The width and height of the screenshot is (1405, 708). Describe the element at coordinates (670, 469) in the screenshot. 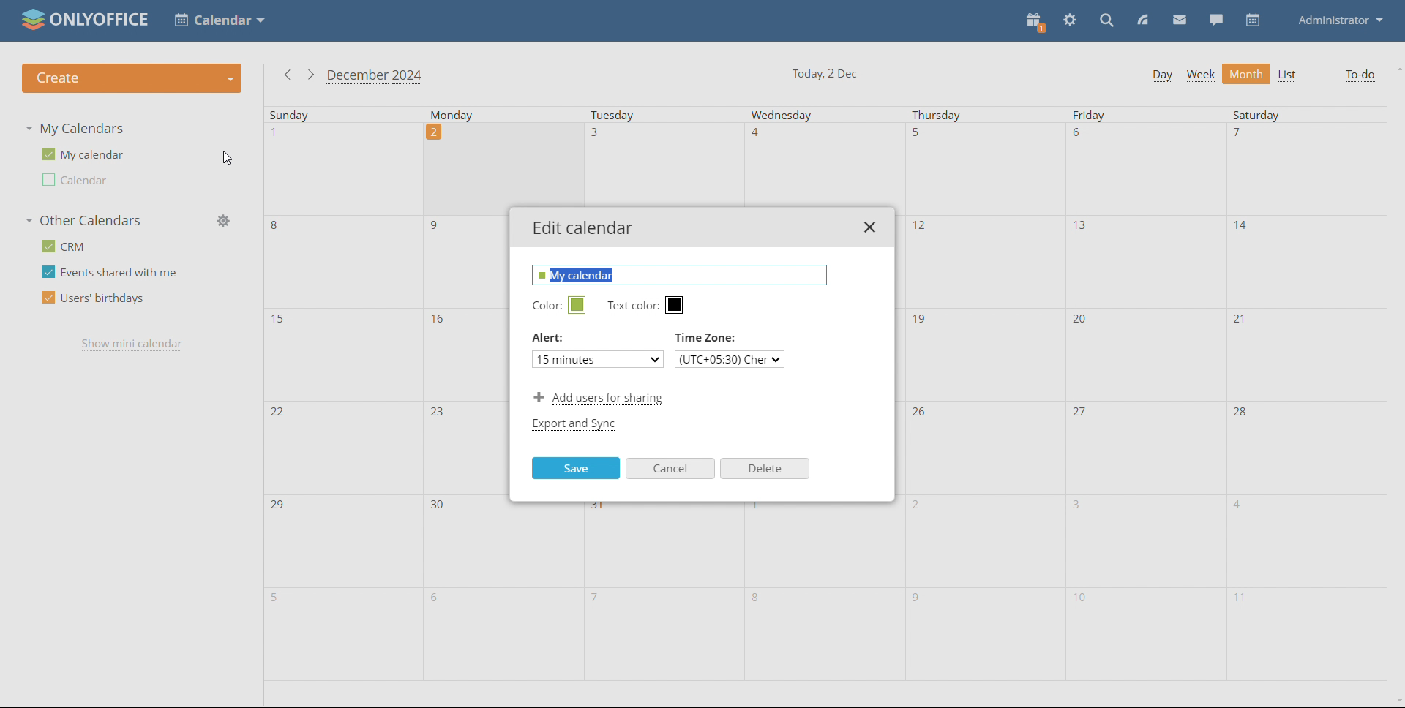

I see `cancel` at that location.